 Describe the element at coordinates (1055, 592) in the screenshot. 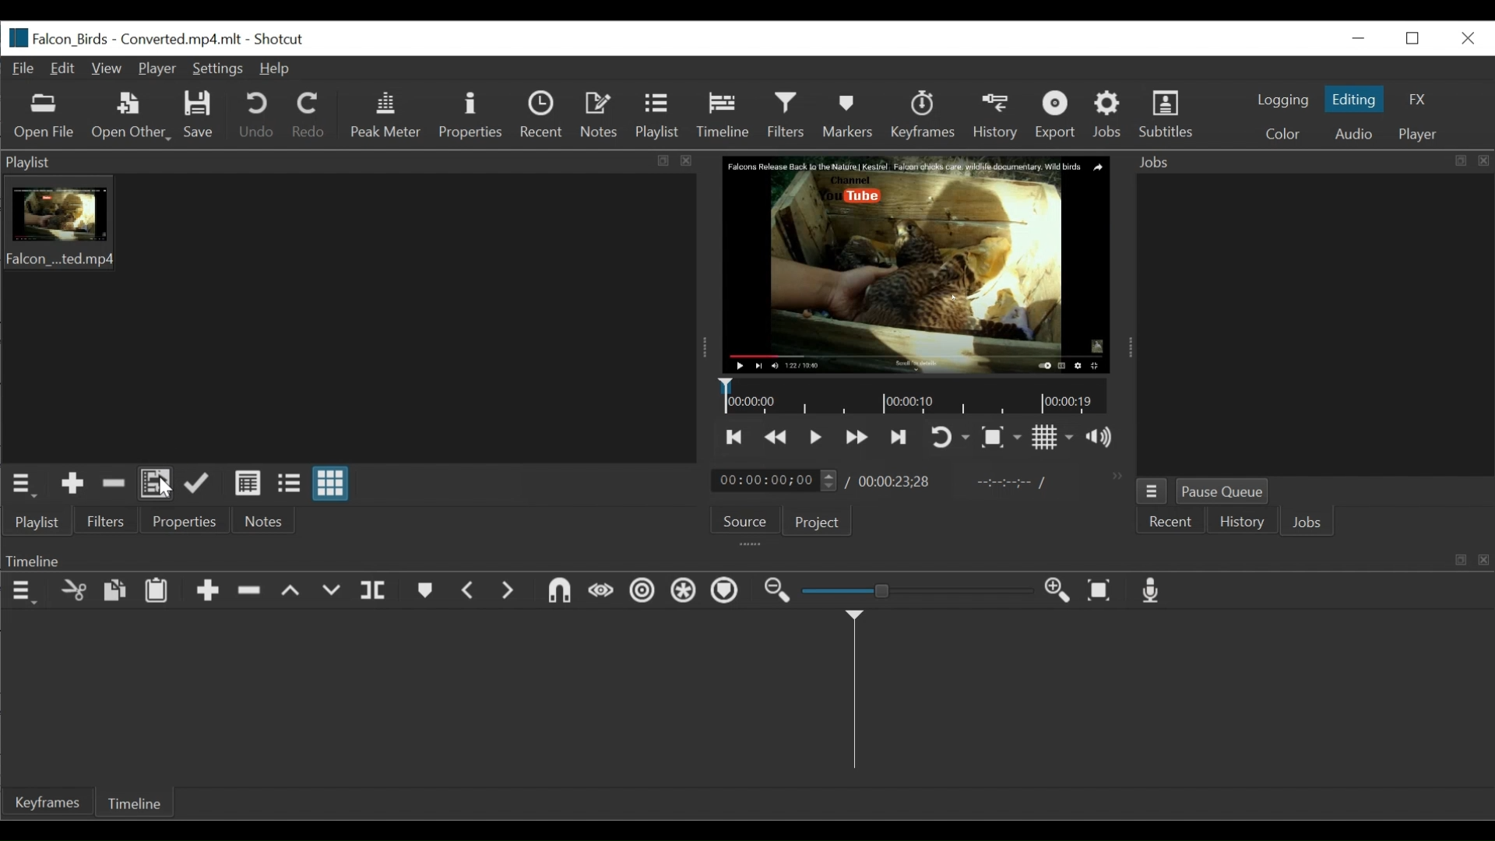

I see `Zoom timeline in` at that location.